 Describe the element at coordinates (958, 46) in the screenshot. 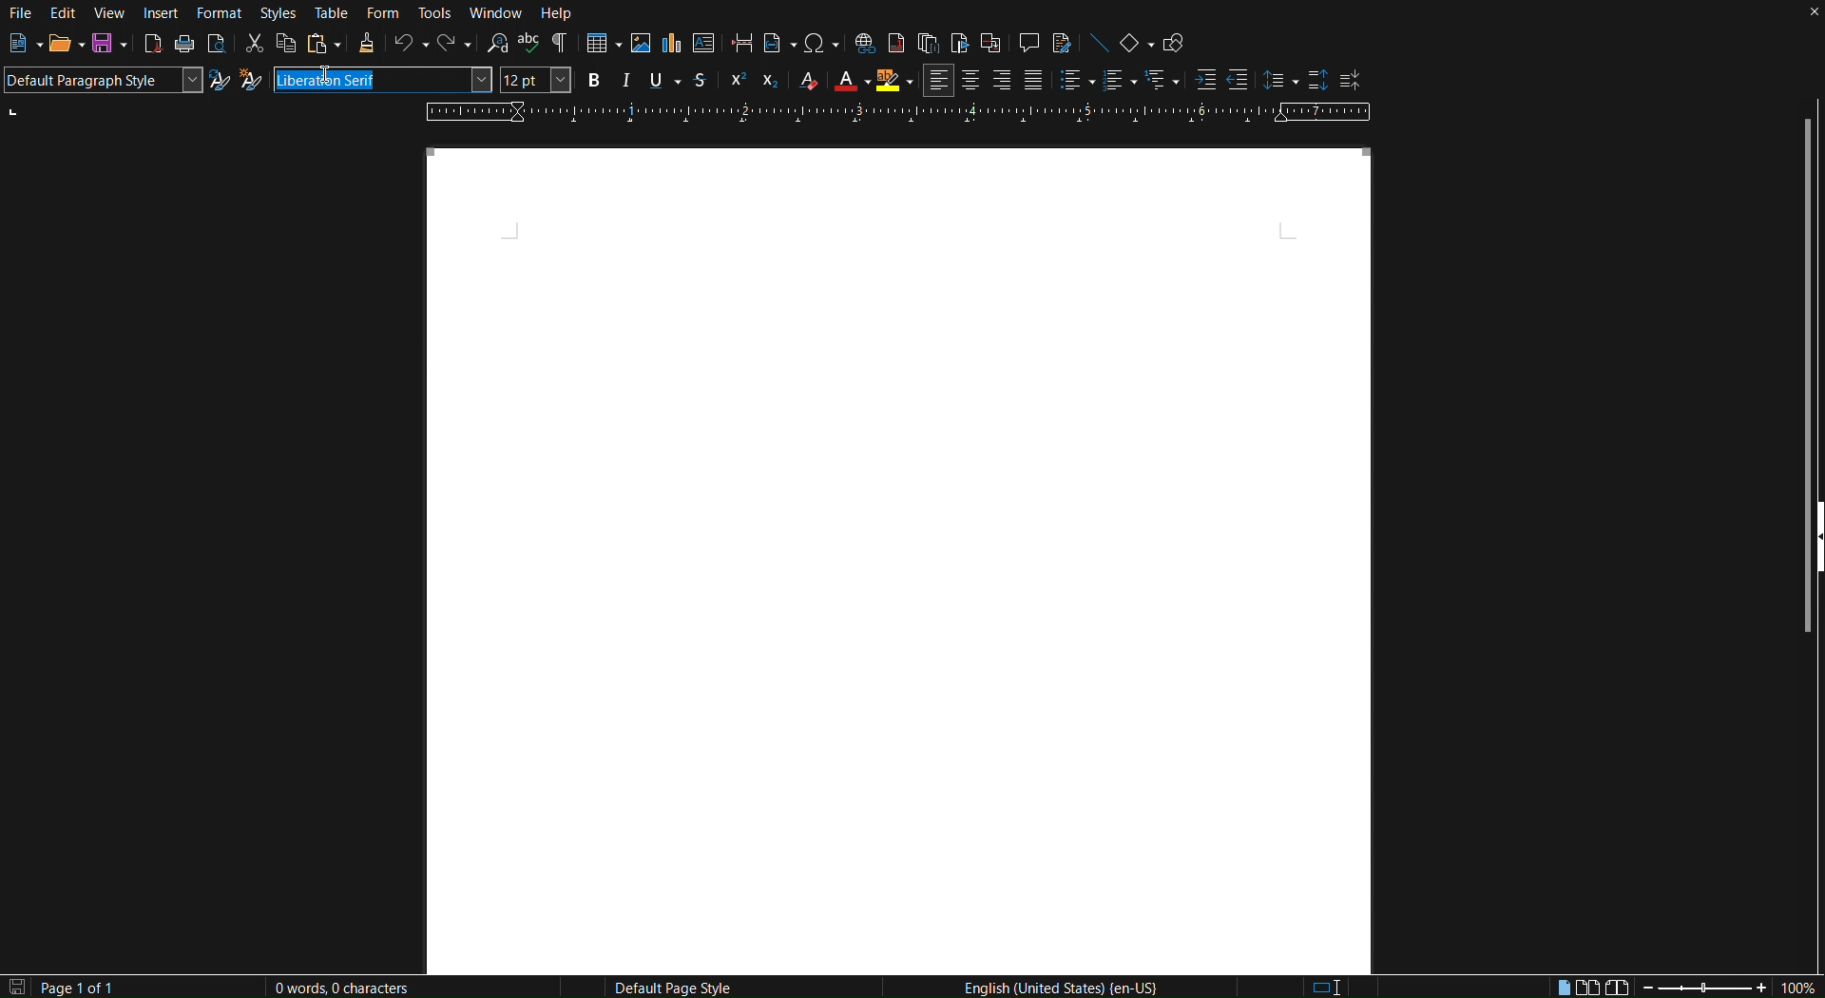

I see `Insert Bookmark` at that location.